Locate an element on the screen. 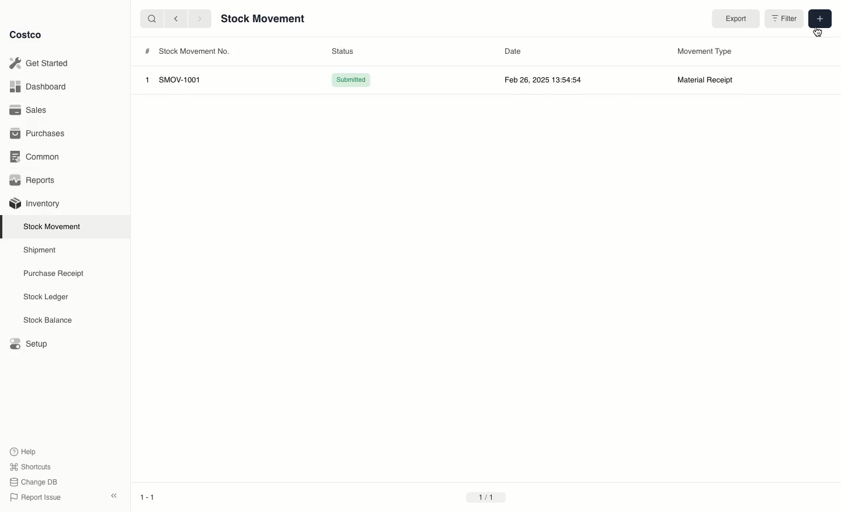 The height and width of the screenshot is (512, 841). Sales is located at coordinates (30, 109).